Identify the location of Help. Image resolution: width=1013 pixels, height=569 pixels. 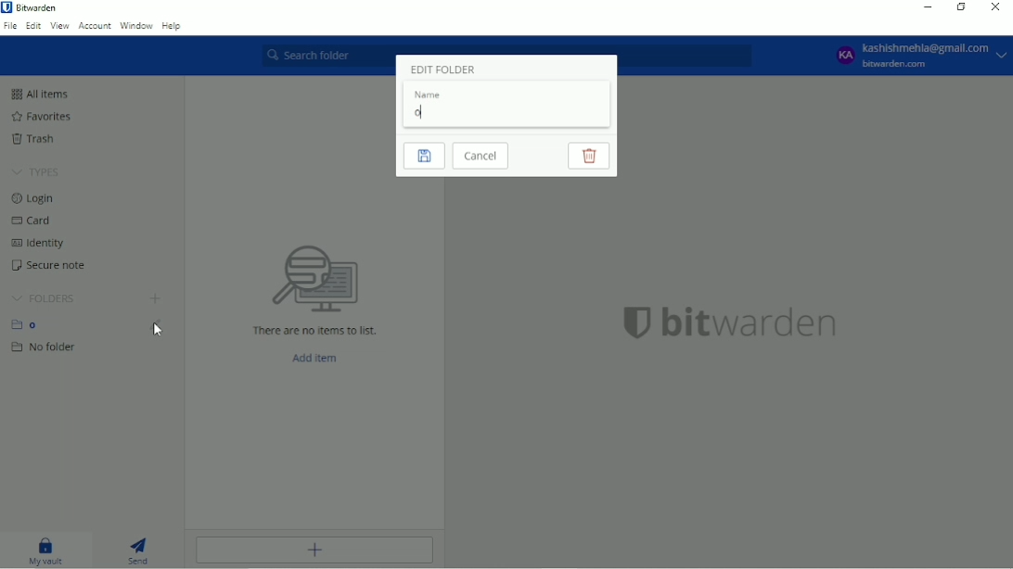
(173, 26).